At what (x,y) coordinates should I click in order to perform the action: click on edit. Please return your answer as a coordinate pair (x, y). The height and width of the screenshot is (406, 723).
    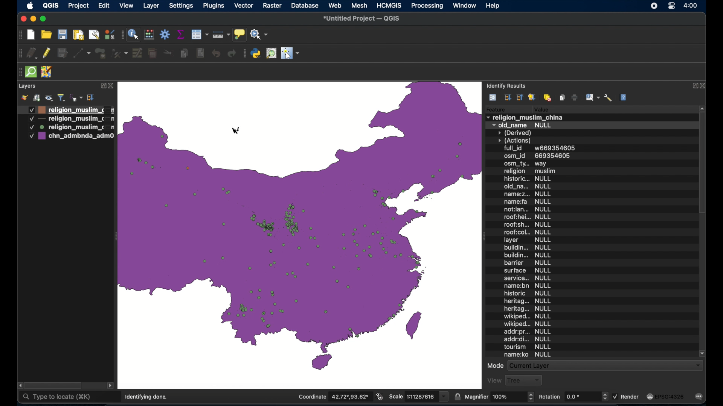
    Looking at the image, I should click on (104, 6).